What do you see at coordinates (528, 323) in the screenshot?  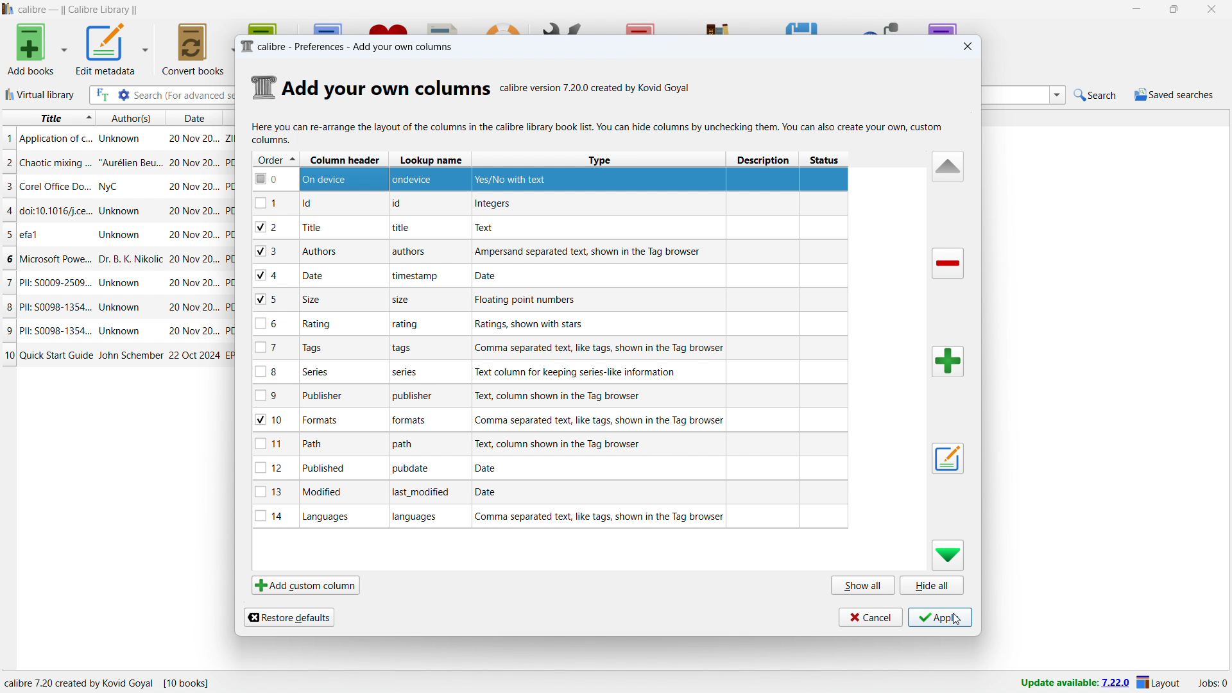 I see `Ratings, shown with stars` at bounding box center [528, 323].